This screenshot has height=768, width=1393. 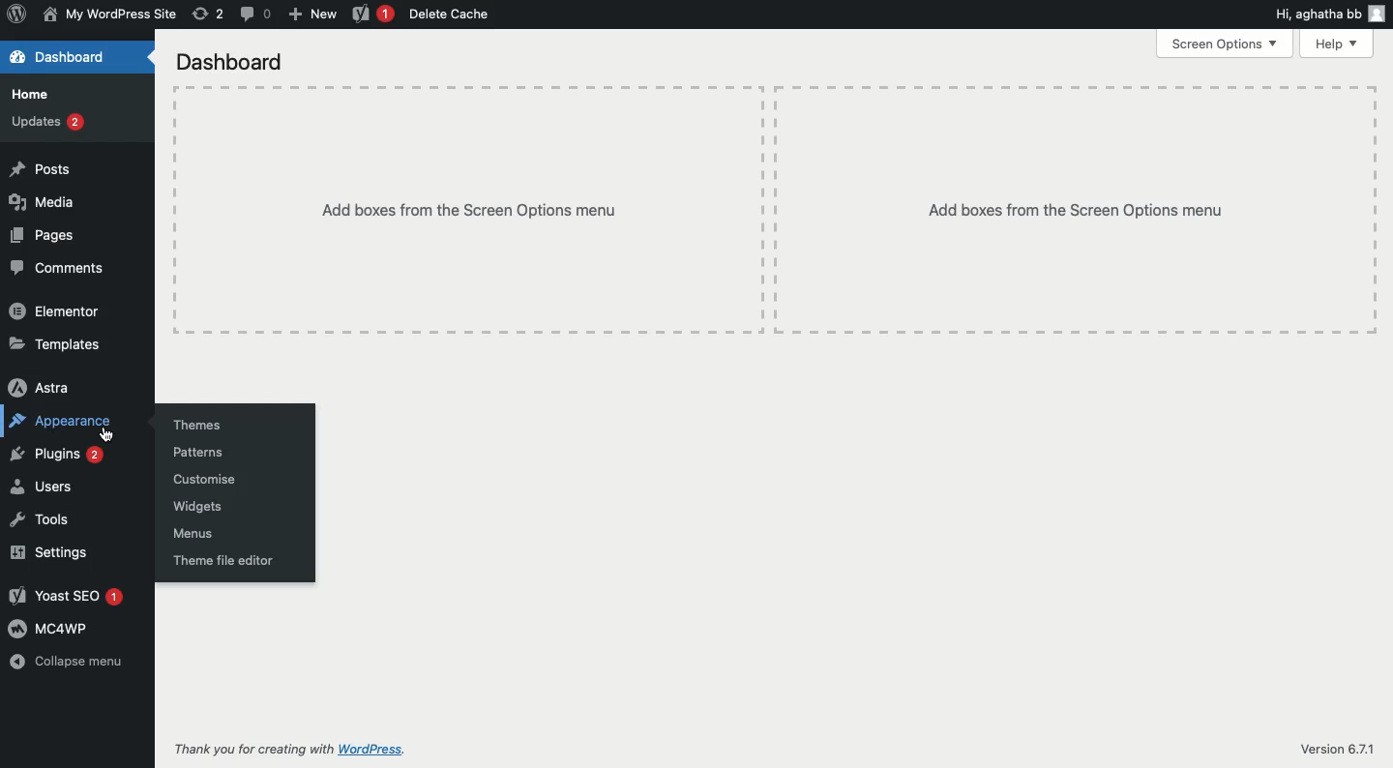 I want to click on Templates, so click(x=60, y=343).